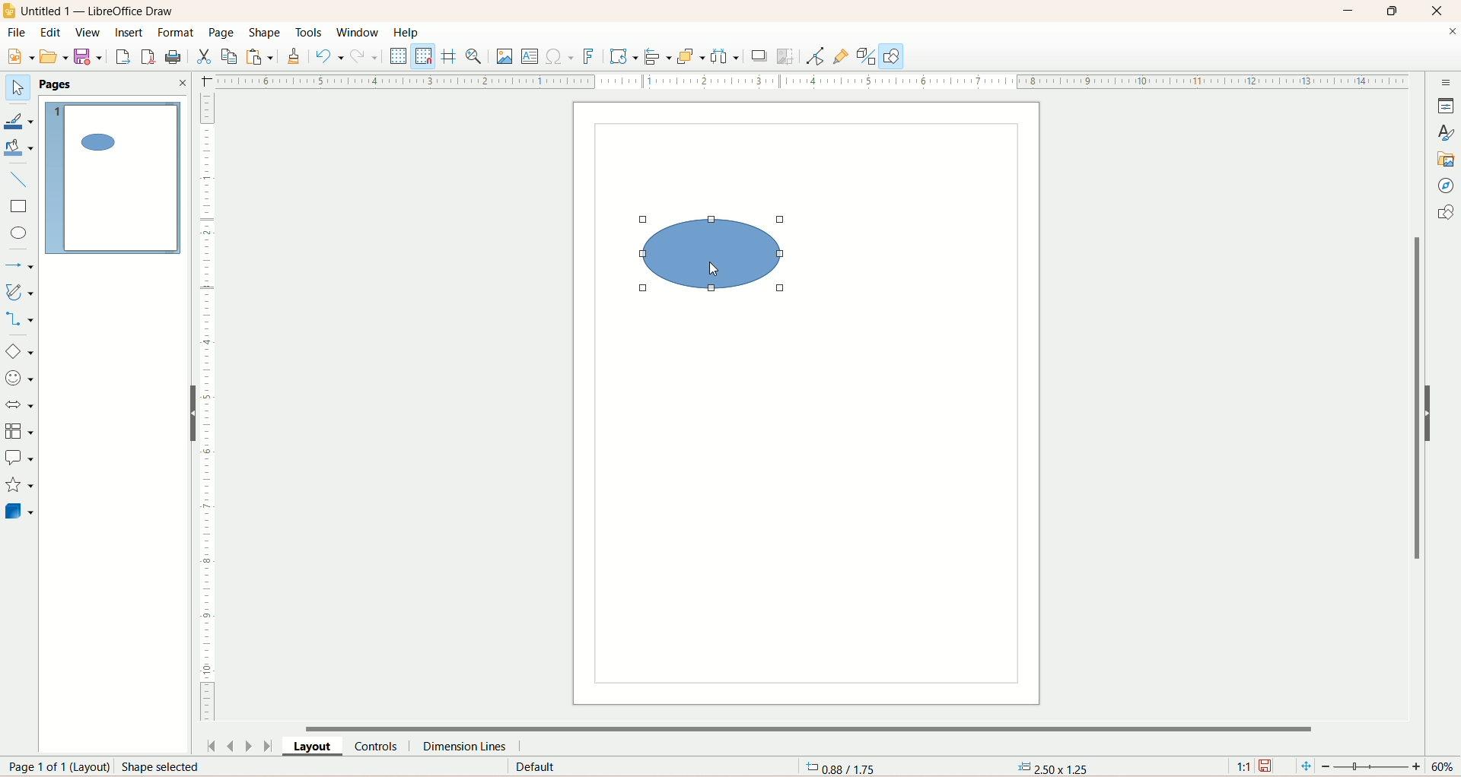 This screenshot has height=777, width=1461. I want to click on shapes, so click(1443, 212).